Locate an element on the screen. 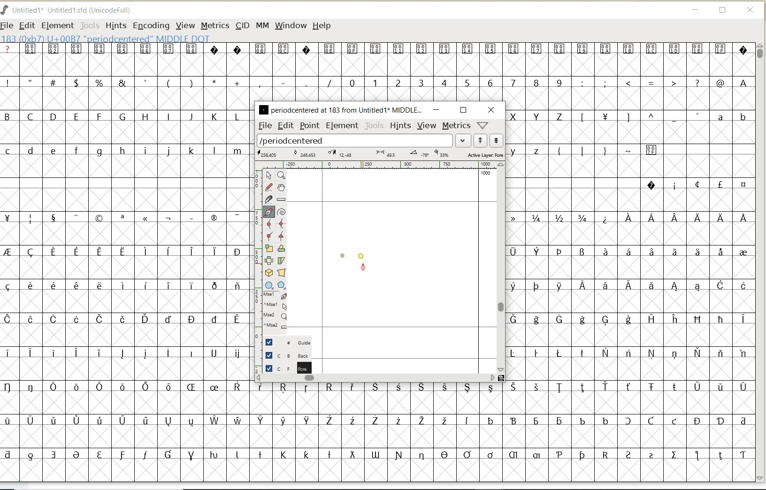 The height and width of the screenshot is (490, 766). add a point, then drag out its control points is located at coordinates (269, 211).